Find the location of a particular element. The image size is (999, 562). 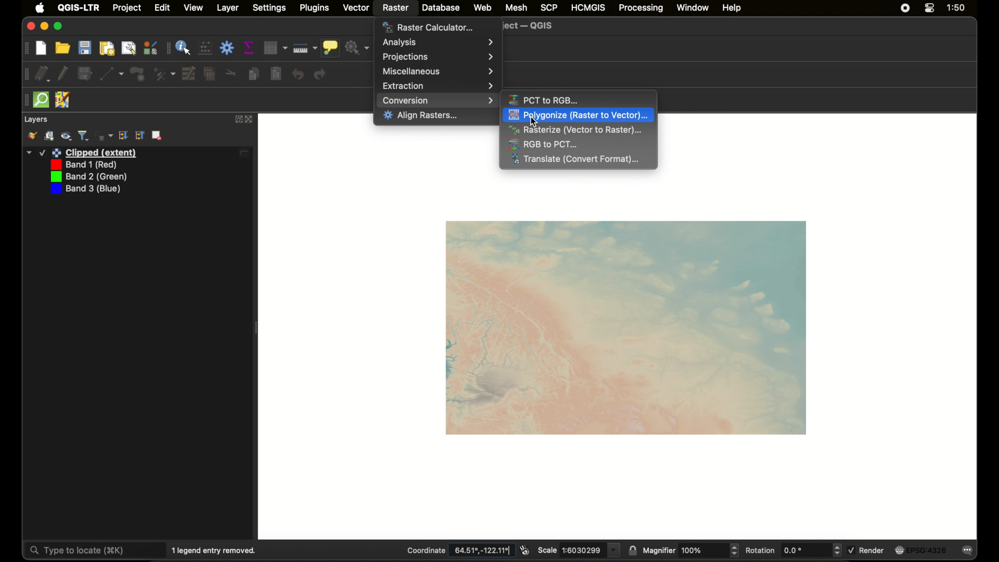

apple icon is located at coordinates (40, 8).